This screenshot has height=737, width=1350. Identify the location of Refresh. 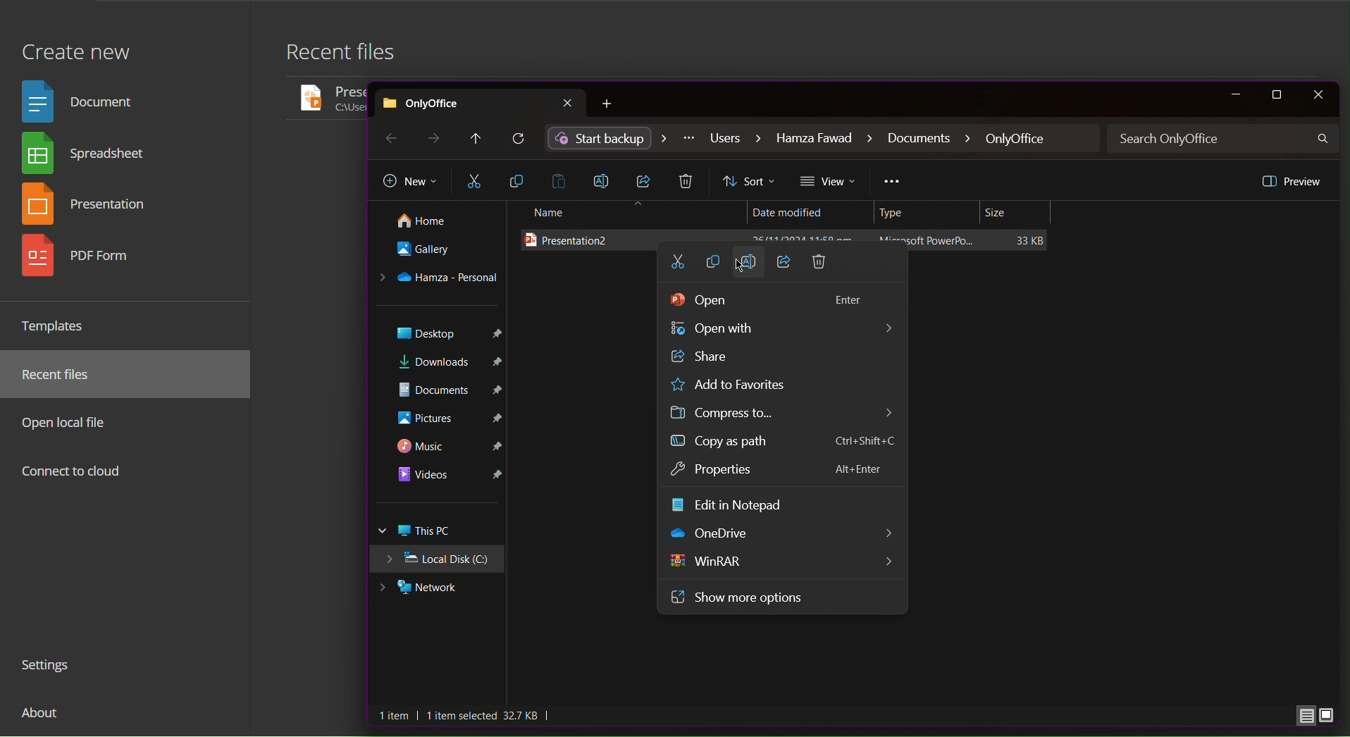
(520, 140).